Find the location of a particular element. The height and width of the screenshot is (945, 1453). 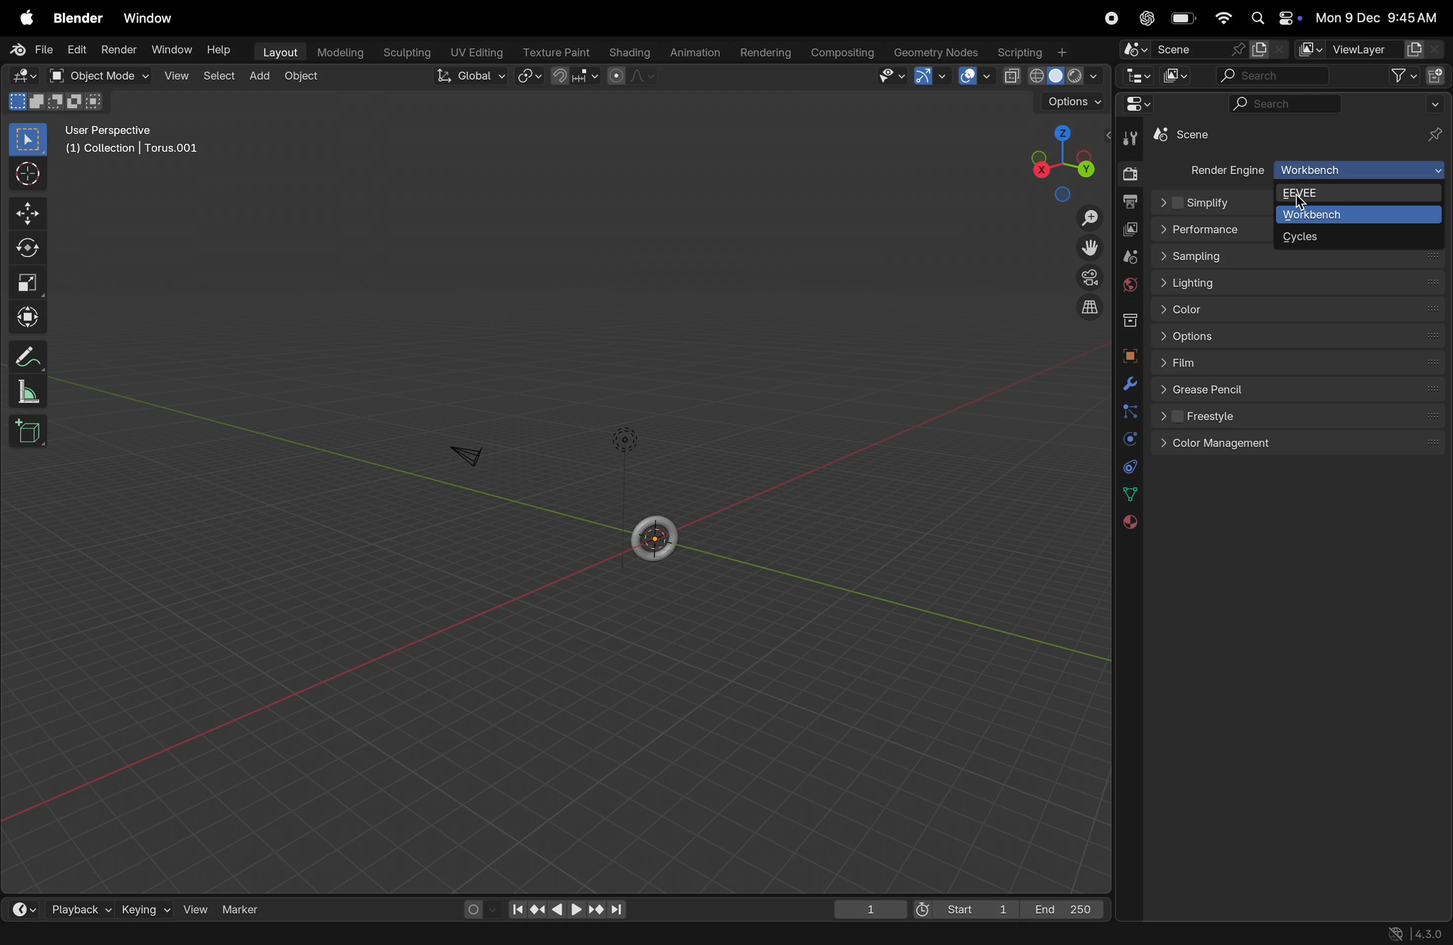

display mode is located at coordinates (1173, 78).